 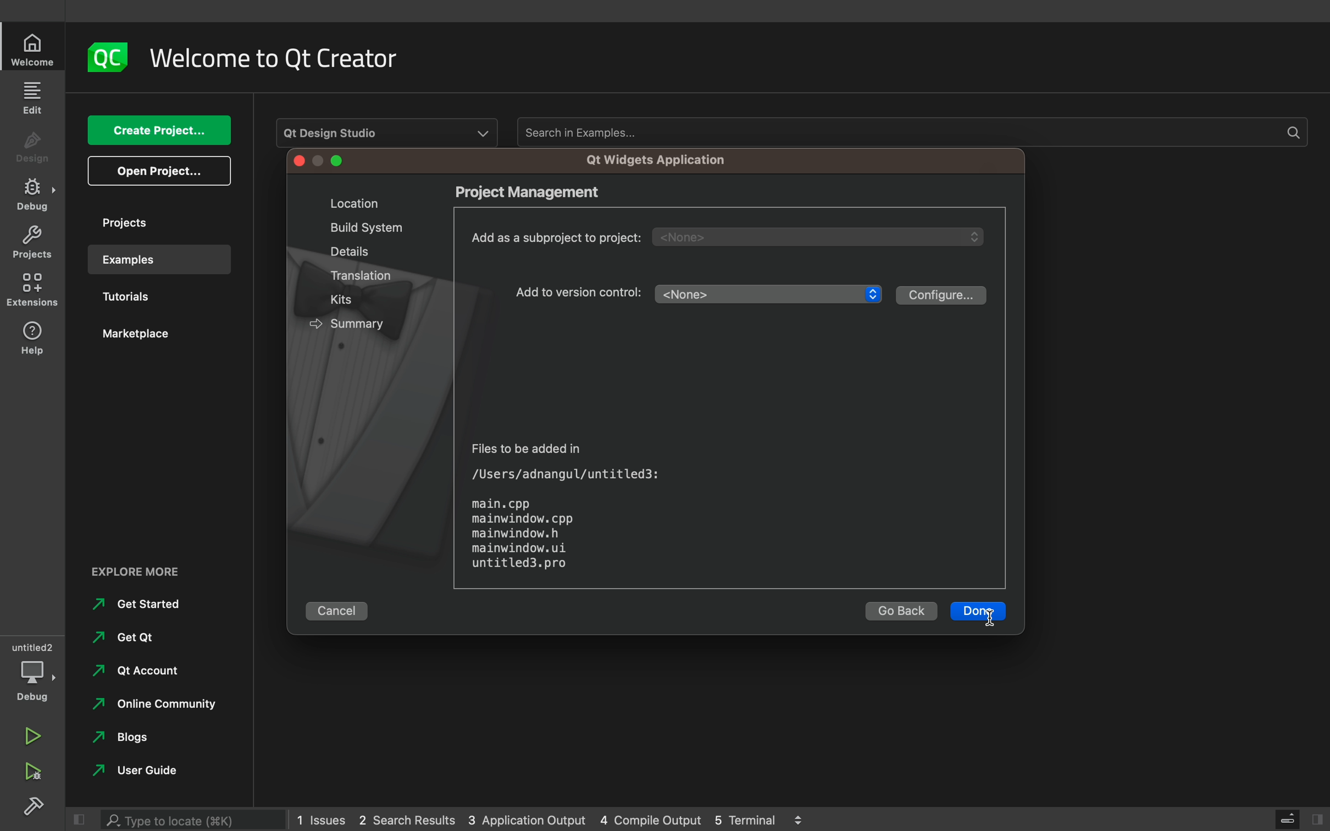 What do you see at coordinates (33, 195) in the screenshot?
I see `` at bounding box center [33, 195].